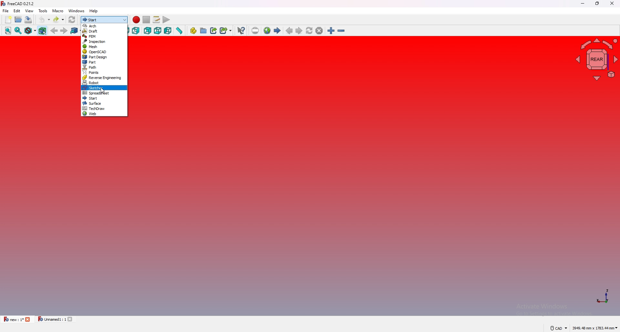  What do you see at coordinates (72, 20) in the screenshot?
I see `refresh` at bounding box center [72, 20].